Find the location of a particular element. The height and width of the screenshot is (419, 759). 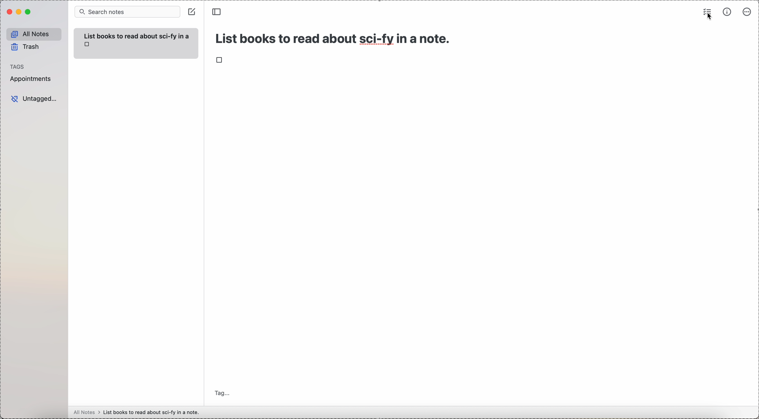

checkbox is located at coordinates (88, 45).